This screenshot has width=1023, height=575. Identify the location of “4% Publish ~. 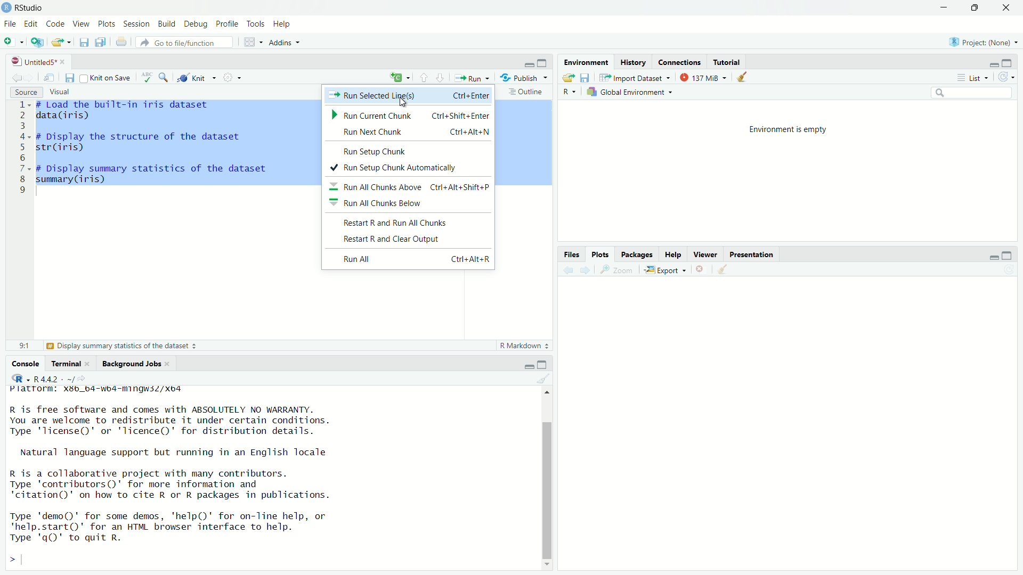
(523, 77).